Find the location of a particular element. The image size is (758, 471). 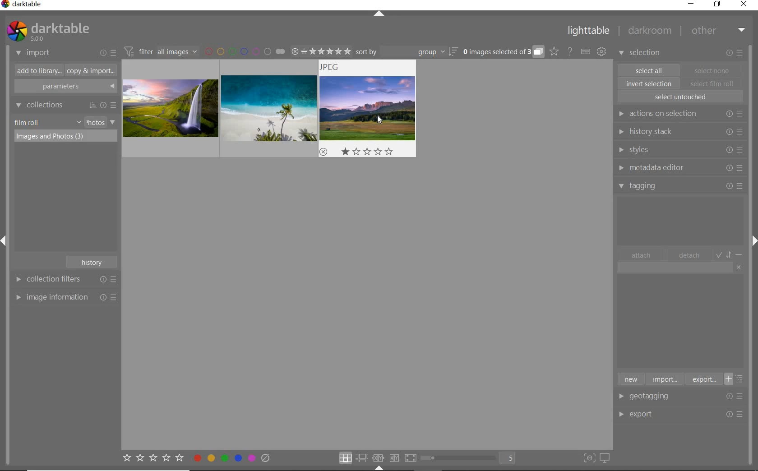

Options is located at coordinates (737, 396).